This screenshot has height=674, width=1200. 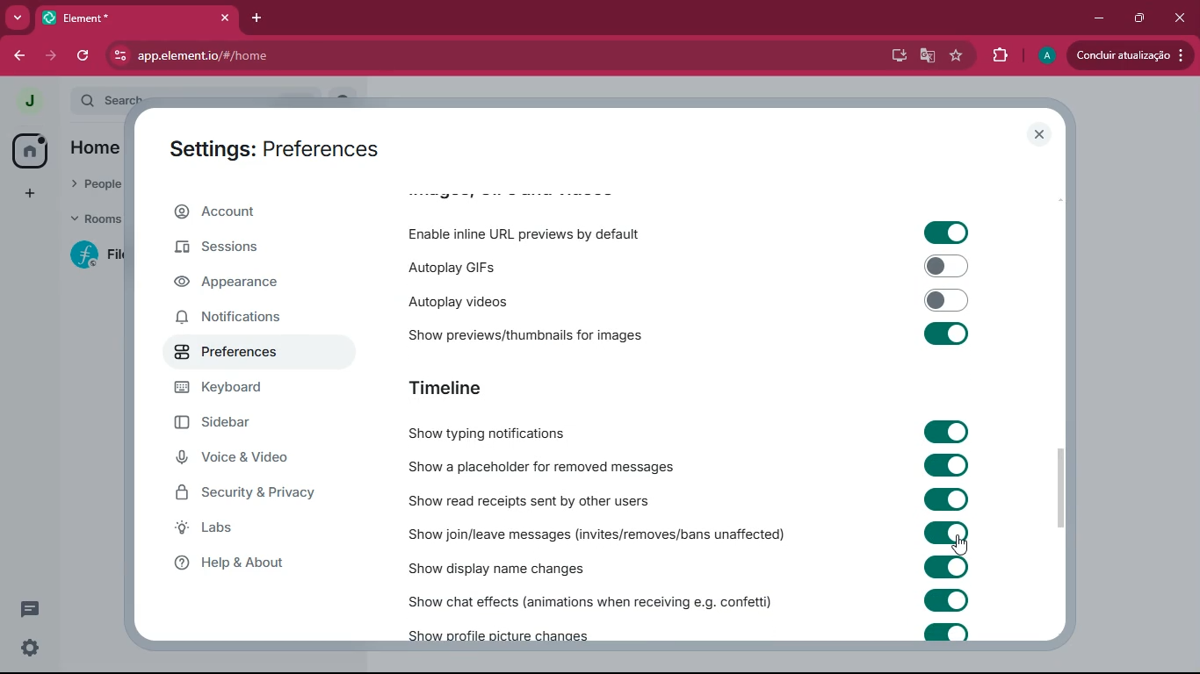 What do you see at coordinates (946, 233) in the screenshot?
I see `toggle on/off` at bounding box center [946, 233].